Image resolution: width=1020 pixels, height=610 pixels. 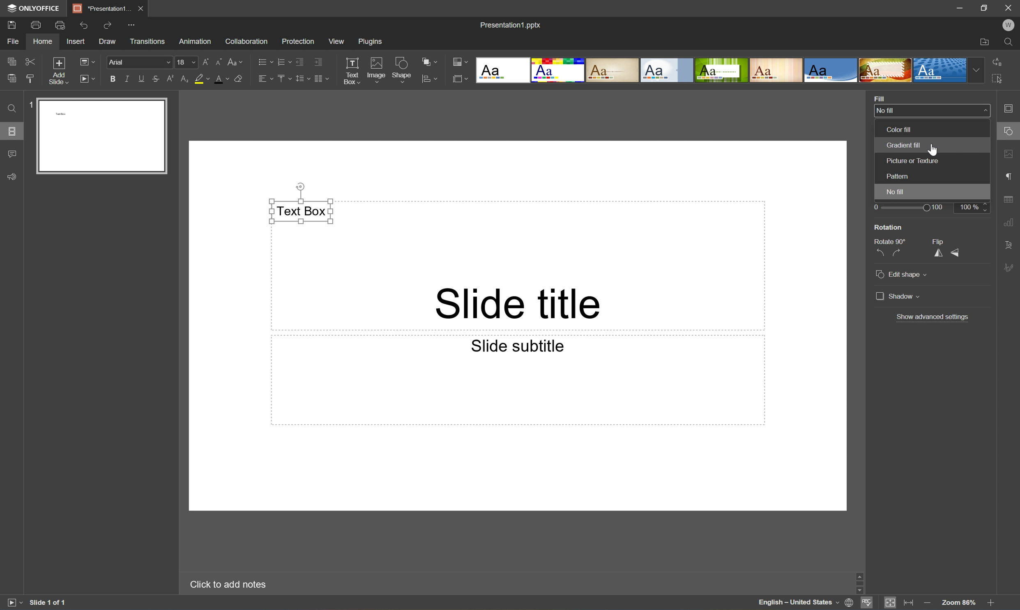 What do you see at coordinates (998, 78) in the screenshot?
I see `Select All` at bounding box center [998, 78].